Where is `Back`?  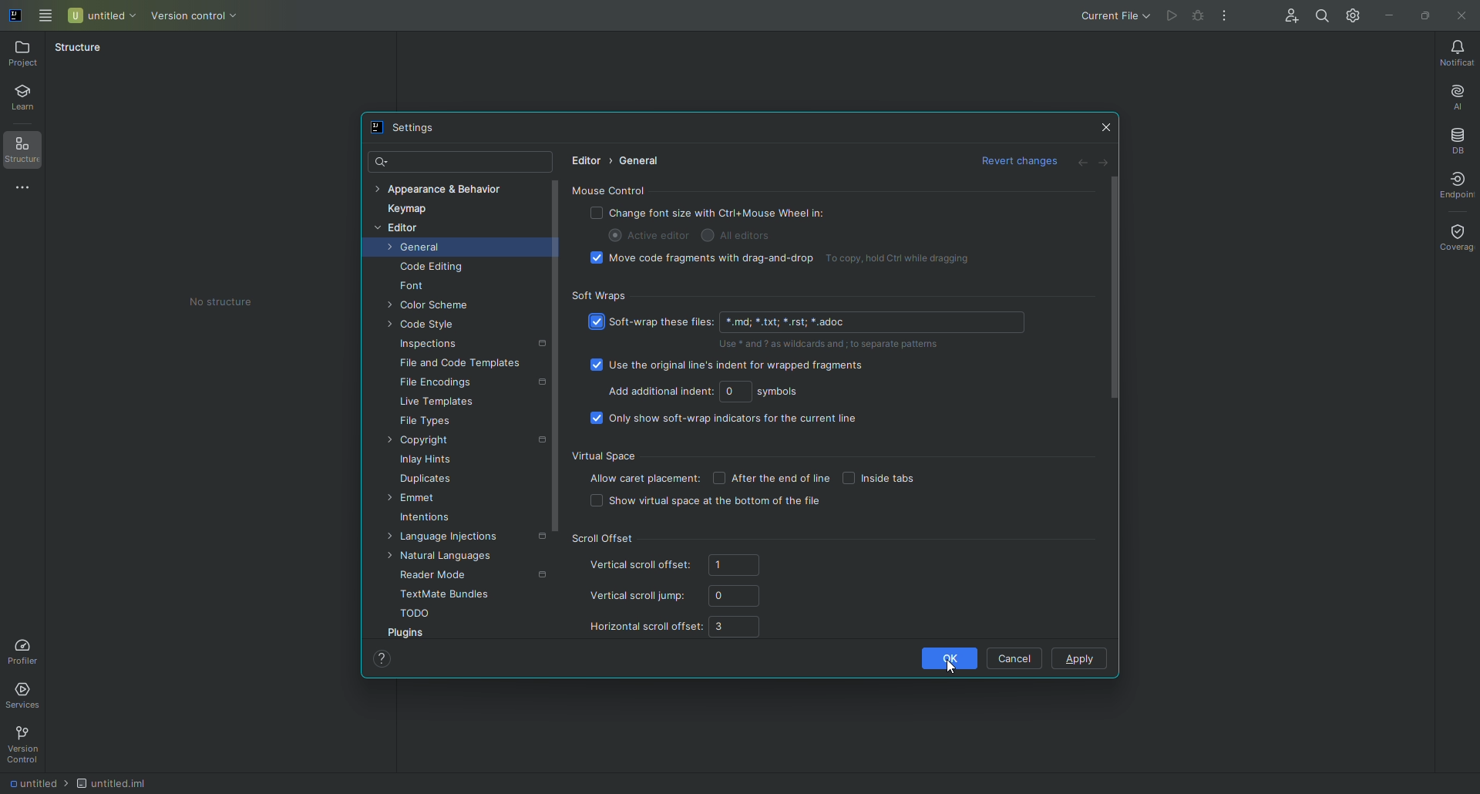 Back is located at coordinates (1076, 162).